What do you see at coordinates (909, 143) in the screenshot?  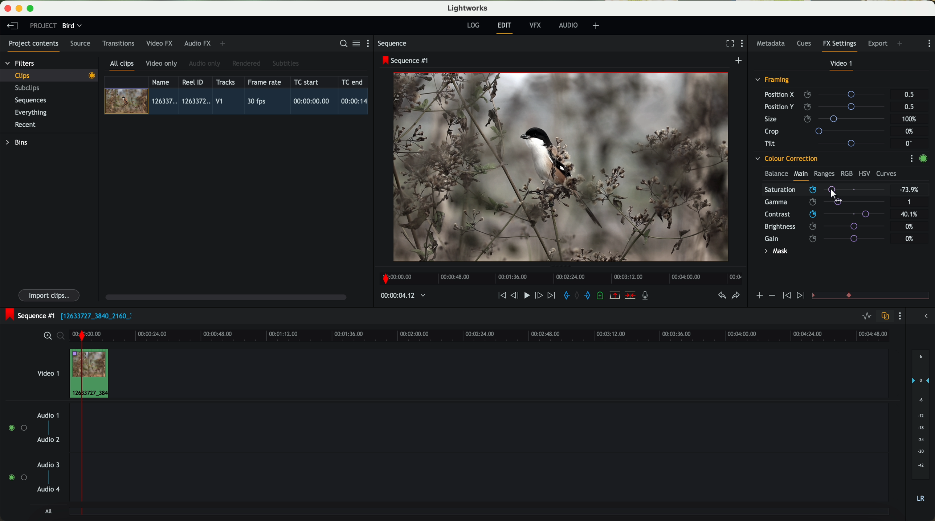 I see `0°` at bounding box center [909, 143].